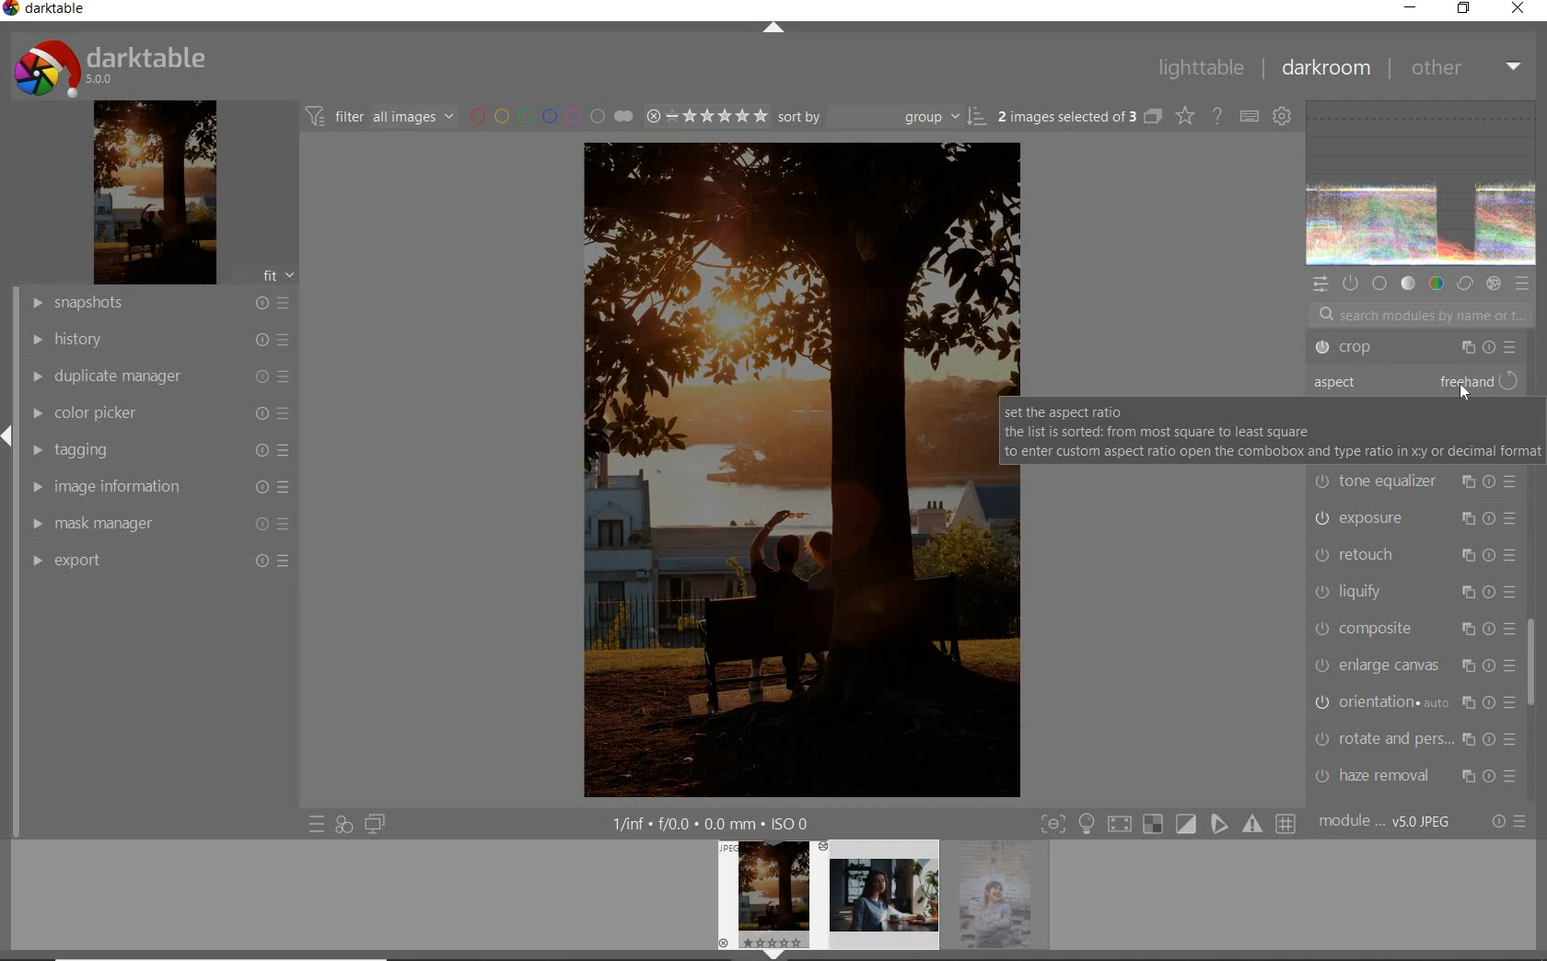 The width and height of the screenshot is (1547, 961). What do you see at coordinates (1415, 518) in the screenshot?
I see `exposure` at bounding box center [1415, 518].